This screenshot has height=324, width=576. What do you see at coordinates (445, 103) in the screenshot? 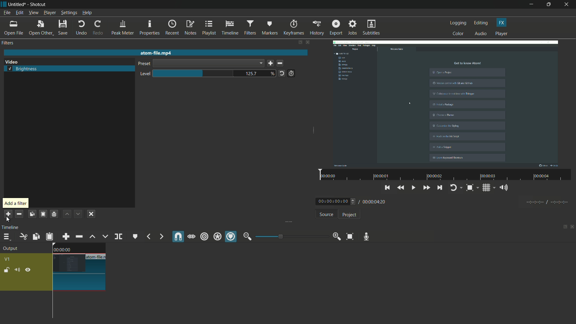
I see `video` at bounding box center [445, 103].